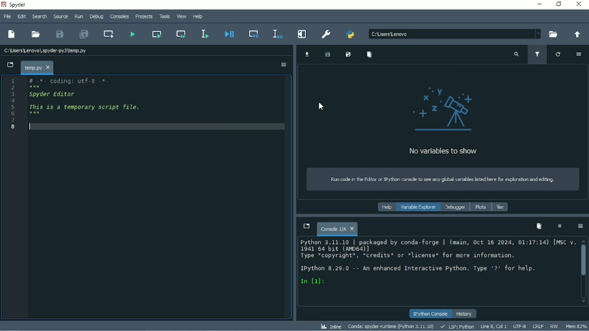  Describe the element at coordinates (157, 34) in the screenshot. I see `Run current cell` at that location.